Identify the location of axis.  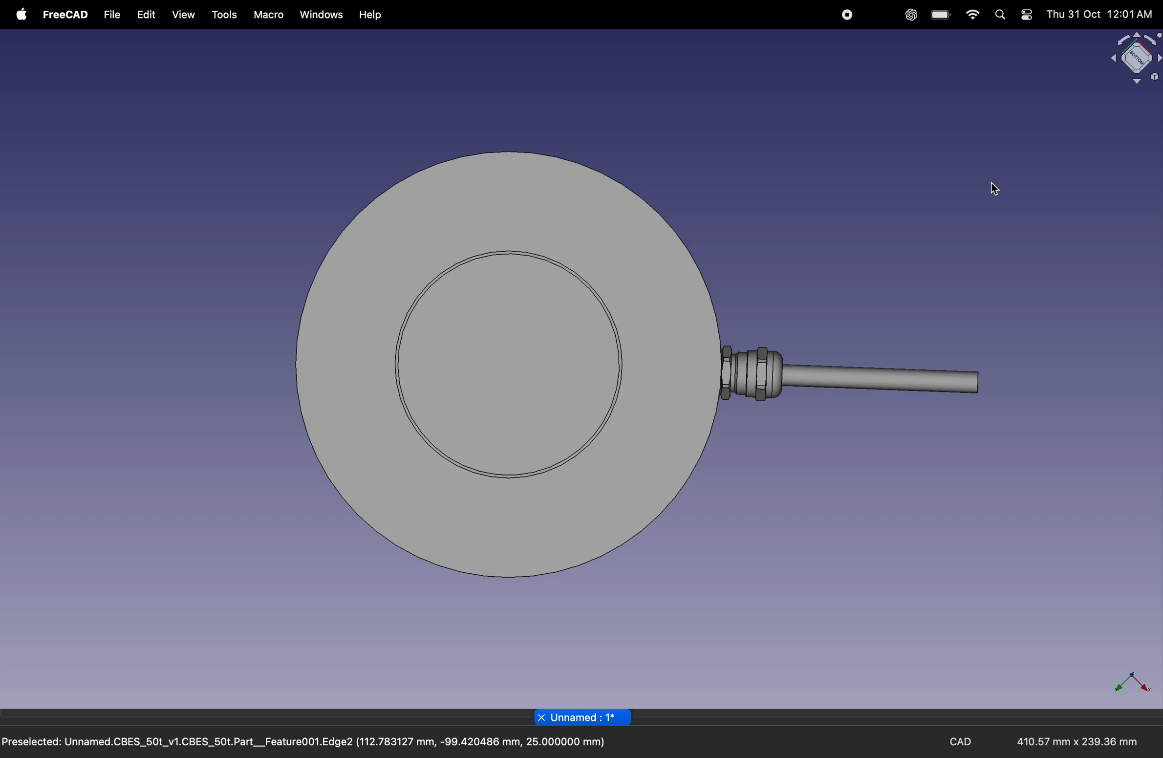
(1132, 683).